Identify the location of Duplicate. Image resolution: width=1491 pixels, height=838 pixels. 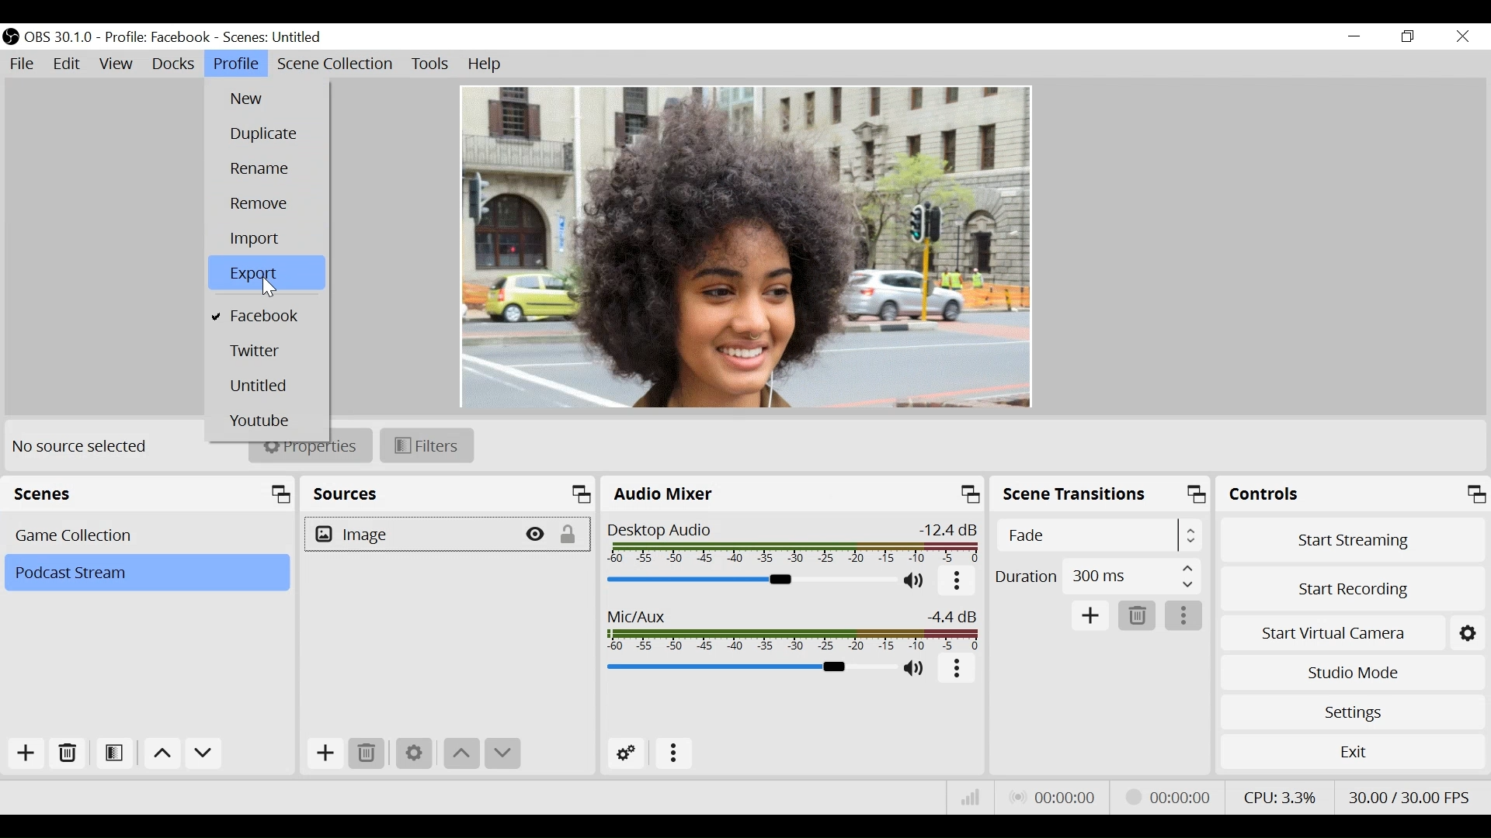
(264, 135).